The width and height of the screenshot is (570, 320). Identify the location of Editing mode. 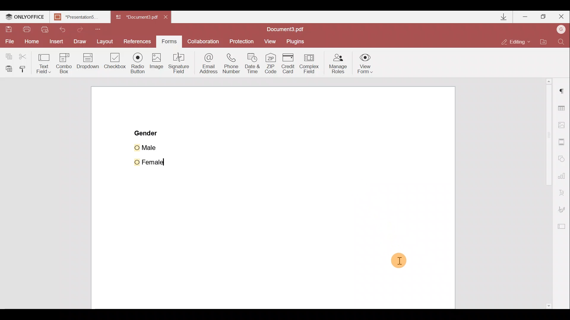
(518, 39).